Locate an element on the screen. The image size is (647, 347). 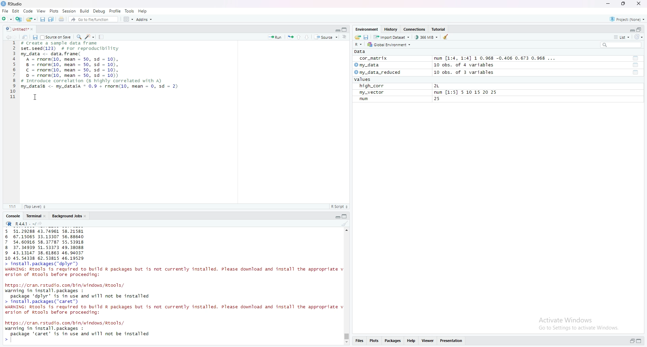
up is located at coordinates (299, 37).